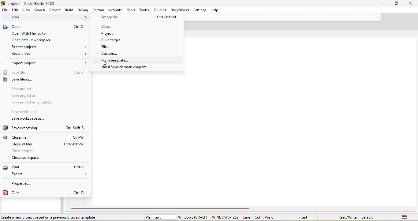  I want to click on close file, so click(46, 137).